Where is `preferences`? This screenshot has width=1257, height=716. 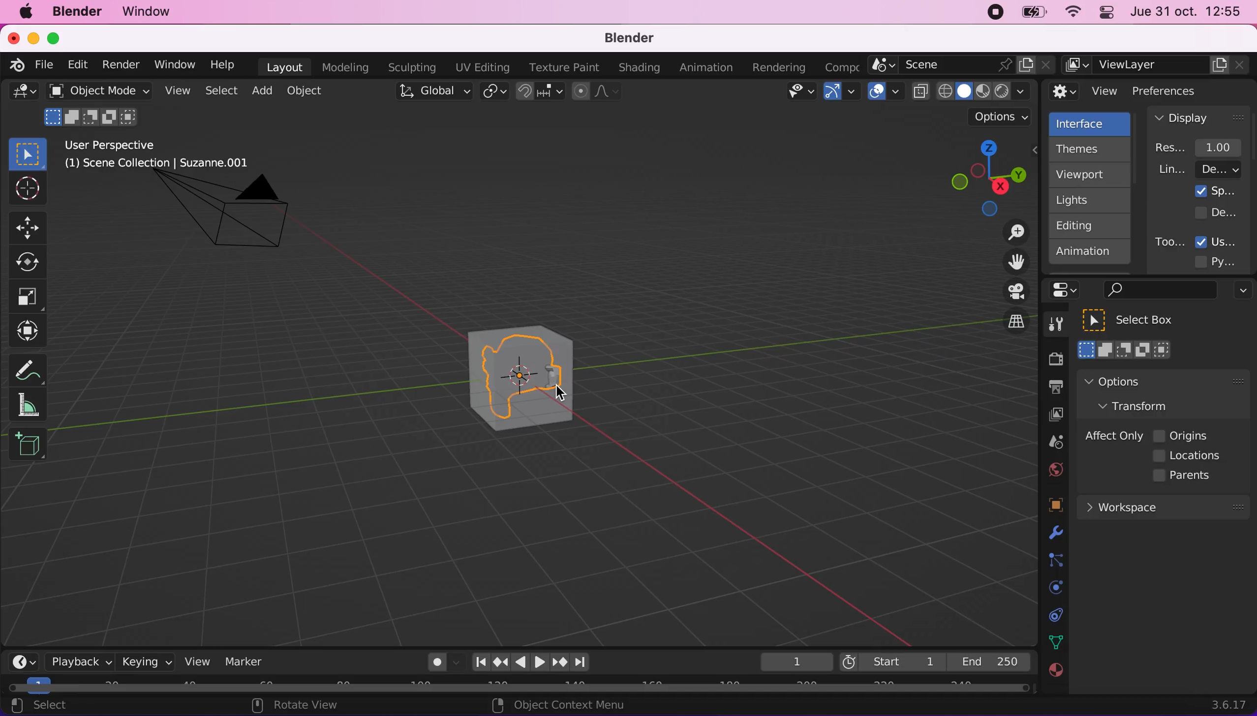 preferences is located at coordinates (1181, 90).